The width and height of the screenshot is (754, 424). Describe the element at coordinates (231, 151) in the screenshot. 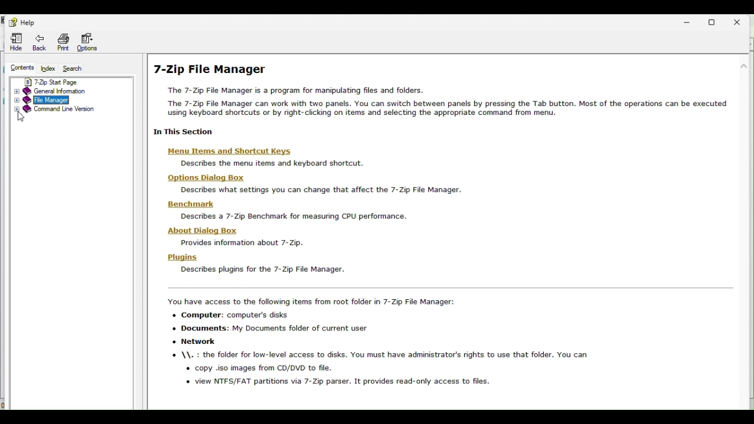

I see `Menu Items and Shortcut Keys` at that location.